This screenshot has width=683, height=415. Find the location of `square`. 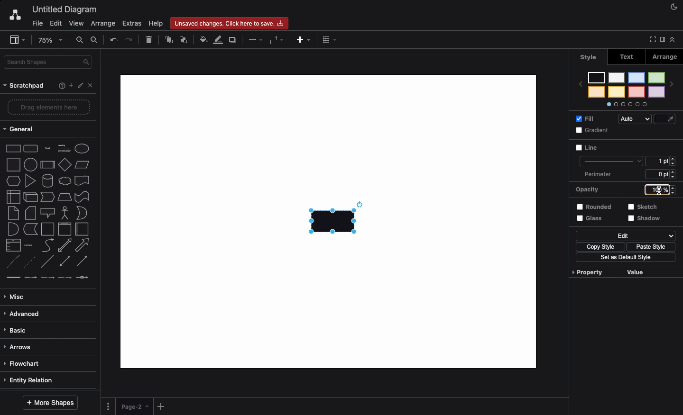

square is located at coordinates (14, 164).